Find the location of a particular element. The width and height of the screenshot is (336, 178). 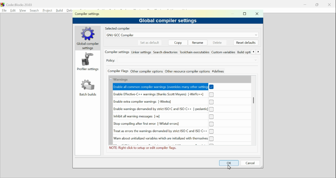

minimise is located at coordinates (233, 14).